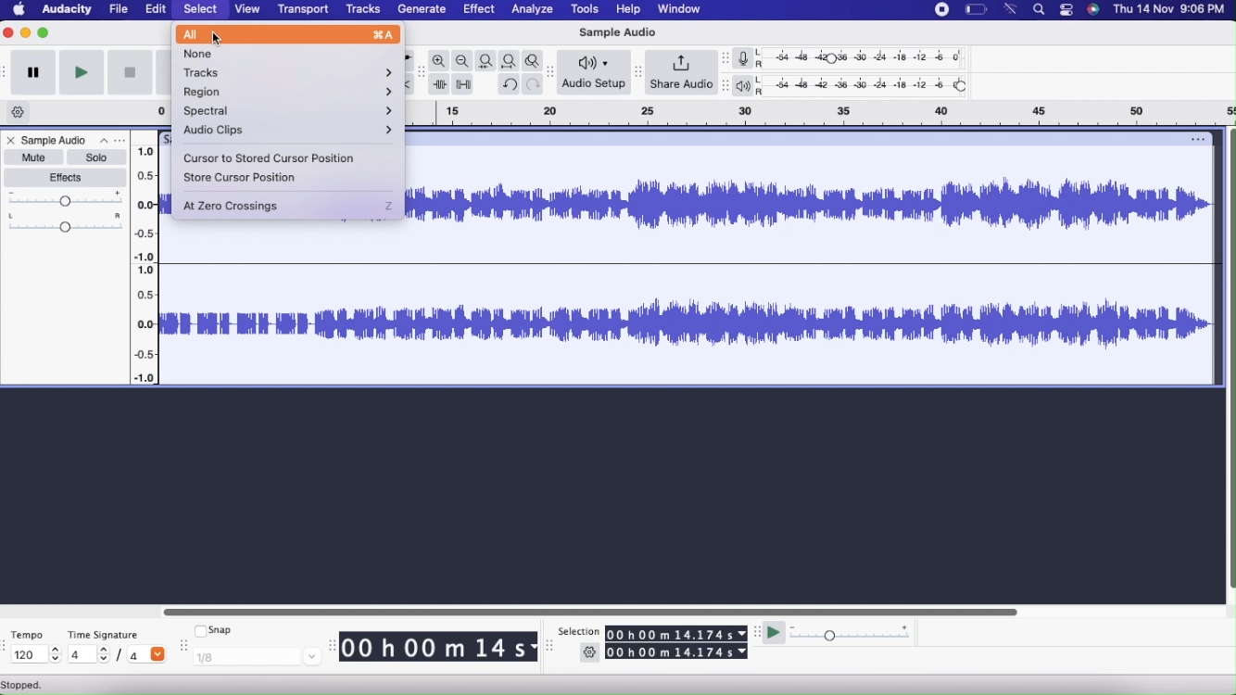 This screenshot has height=695, width=1236. What do you see at coordinates (594, 71) in the screenshot?
I see `Audio Setup` at bounding box center [594, 71].